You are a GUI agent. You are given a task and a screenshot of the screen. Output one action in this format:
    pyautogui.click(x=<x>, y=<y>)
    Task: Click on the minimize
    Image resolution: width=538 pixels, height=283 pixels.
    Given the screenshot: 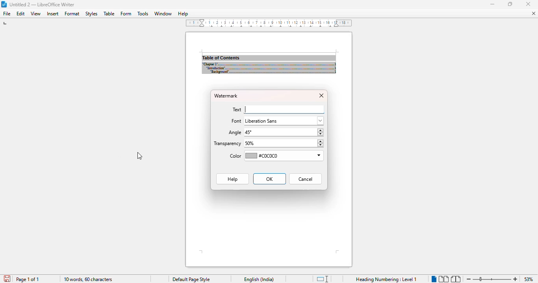 What is the action you would take?
    pyautogui.click(x=493, y=4)
    